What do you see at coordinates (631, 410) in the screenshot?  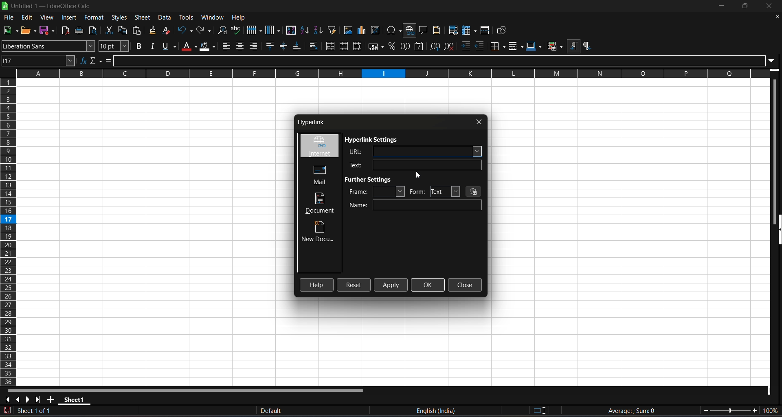 I see `formula` at bounding box center [631, 410].